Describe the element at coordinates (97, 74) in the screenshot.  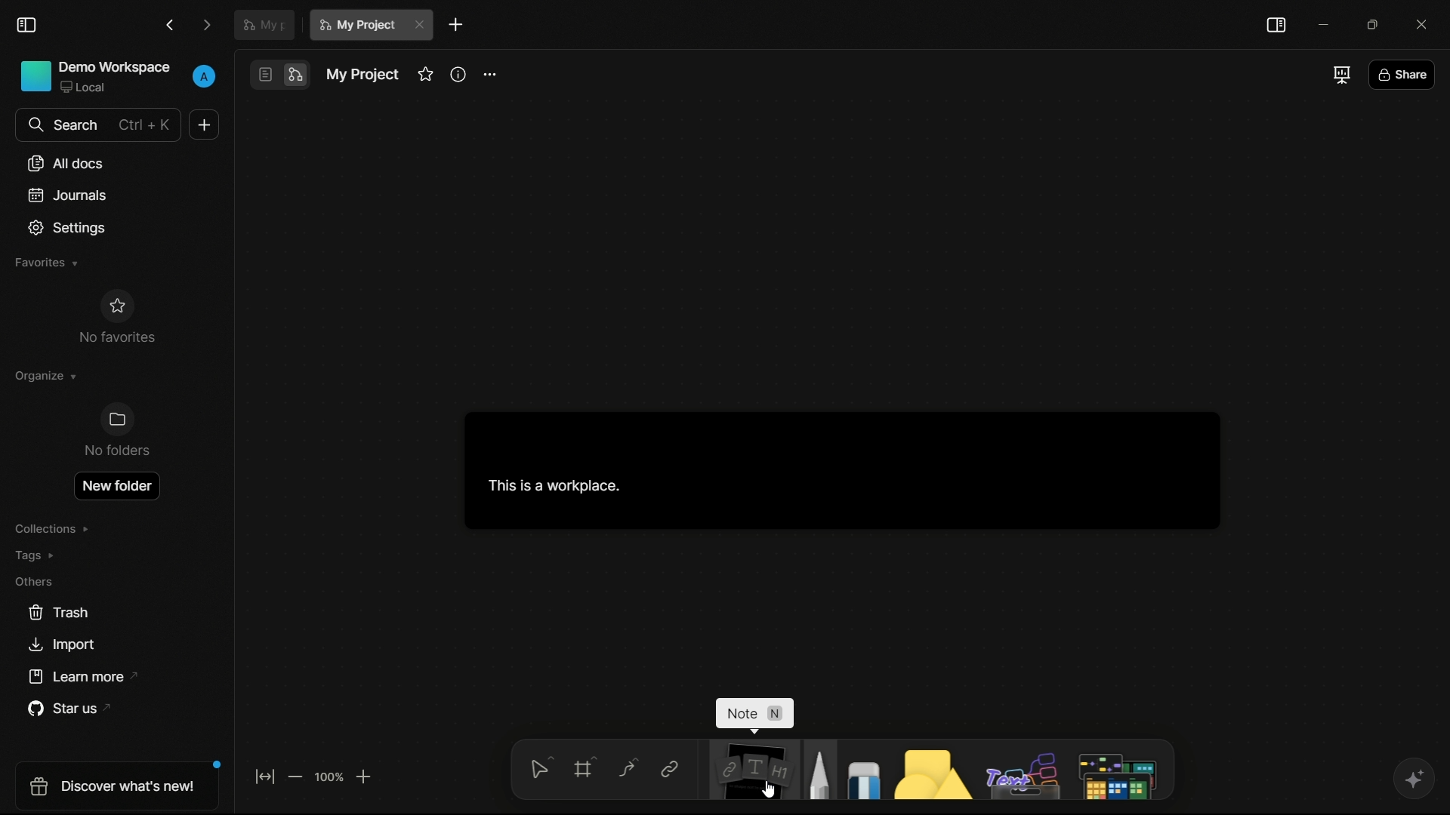
I see `demo workspace` at that location.